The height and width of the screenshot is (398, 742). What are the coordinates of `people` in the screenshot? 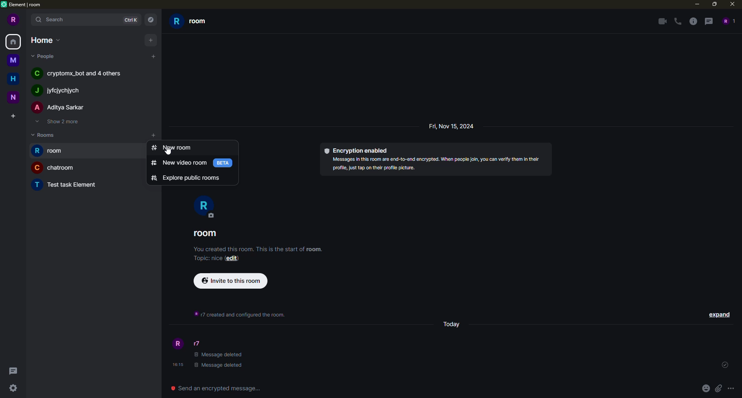 It's located at (199, 344).